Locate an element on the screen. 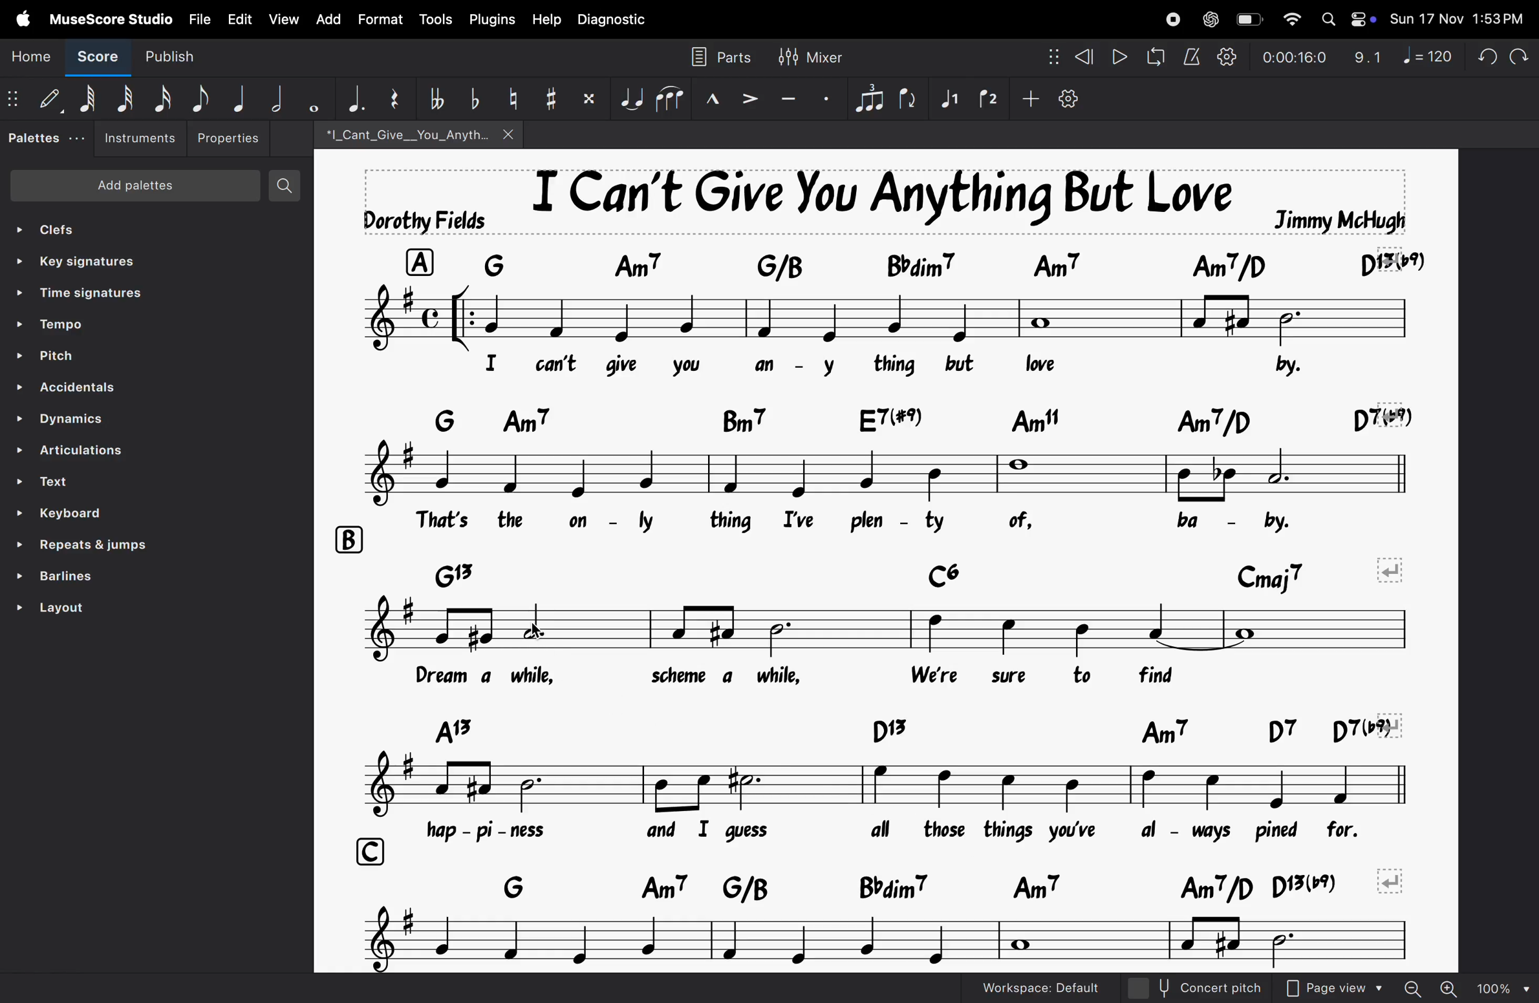 The height and width of the screenshot is (1003, 1539). eight note is located at coordinates (200, 97).